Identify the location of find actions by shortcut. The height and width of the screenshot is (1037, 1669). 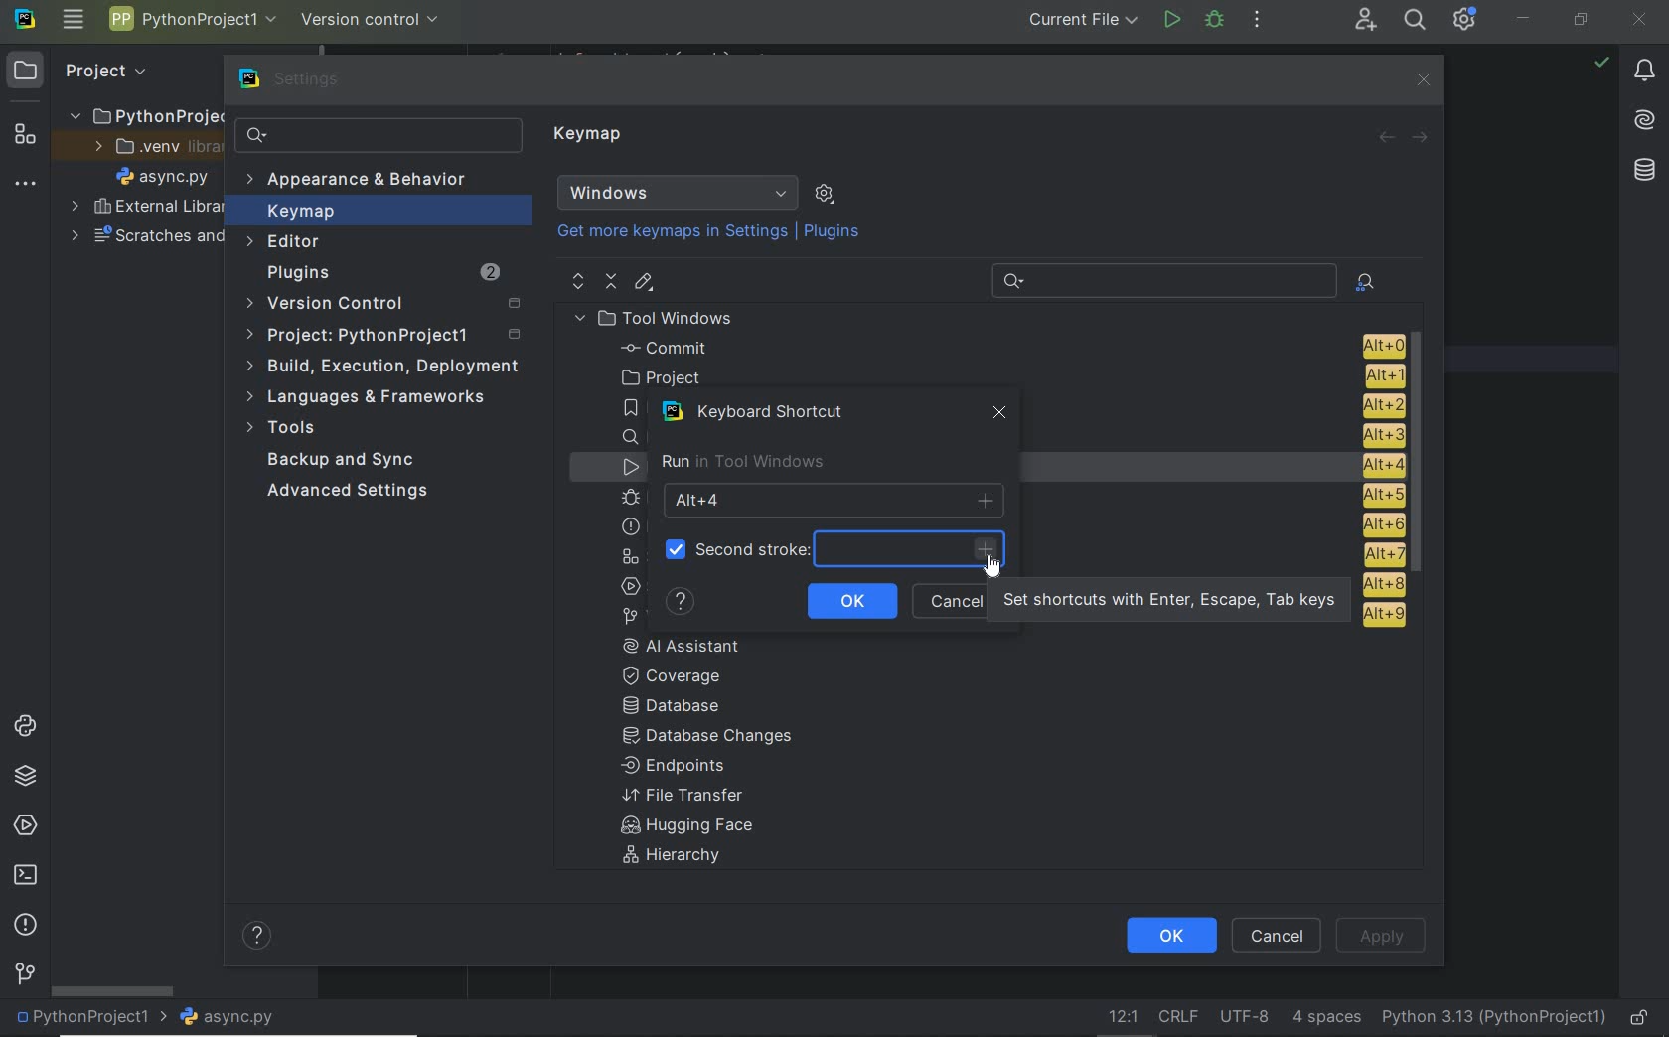
(1365, 282).